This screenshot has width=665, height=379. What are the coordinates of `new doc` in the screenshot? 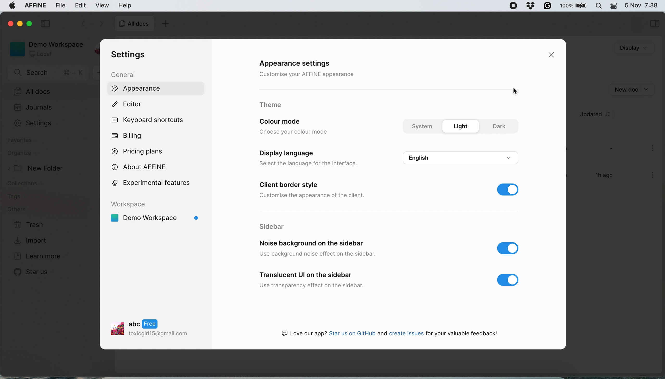 It's located at (633, 90).